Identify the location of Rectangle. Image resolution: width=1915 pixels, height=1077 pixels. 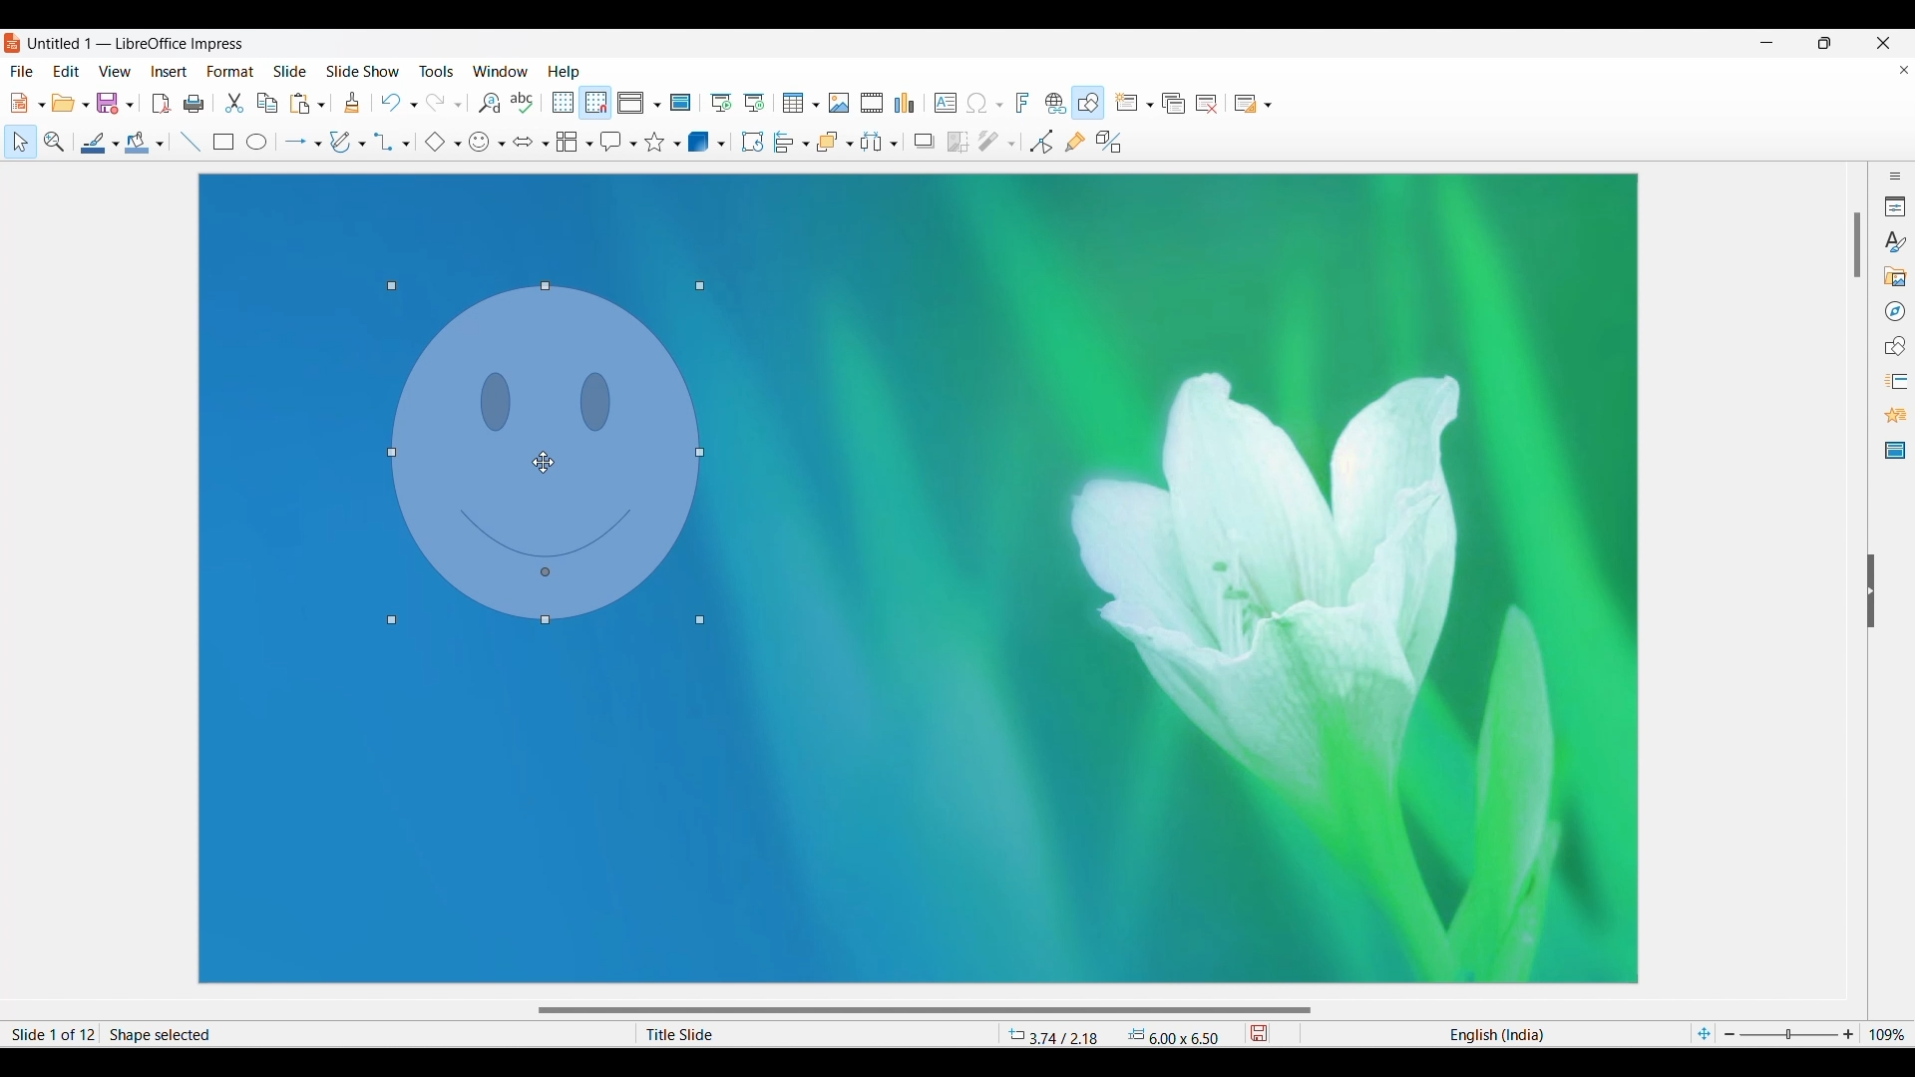
(223, 143).